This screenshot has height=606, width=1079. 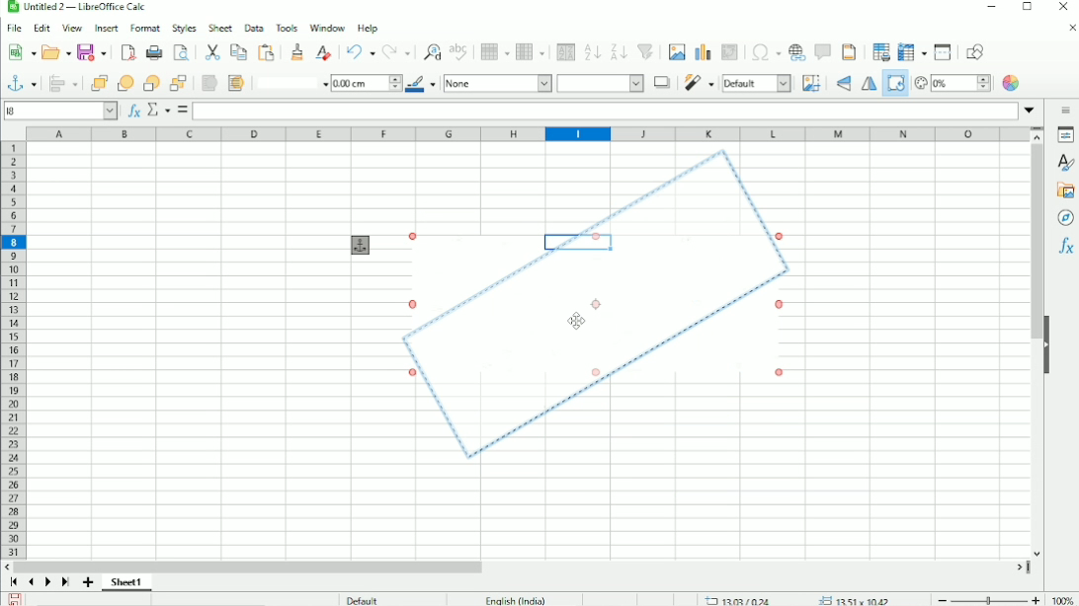 What do you see at coordinates (881, 51) in the screenshot?
I see `Define print area` at bounding box center [881, 51].